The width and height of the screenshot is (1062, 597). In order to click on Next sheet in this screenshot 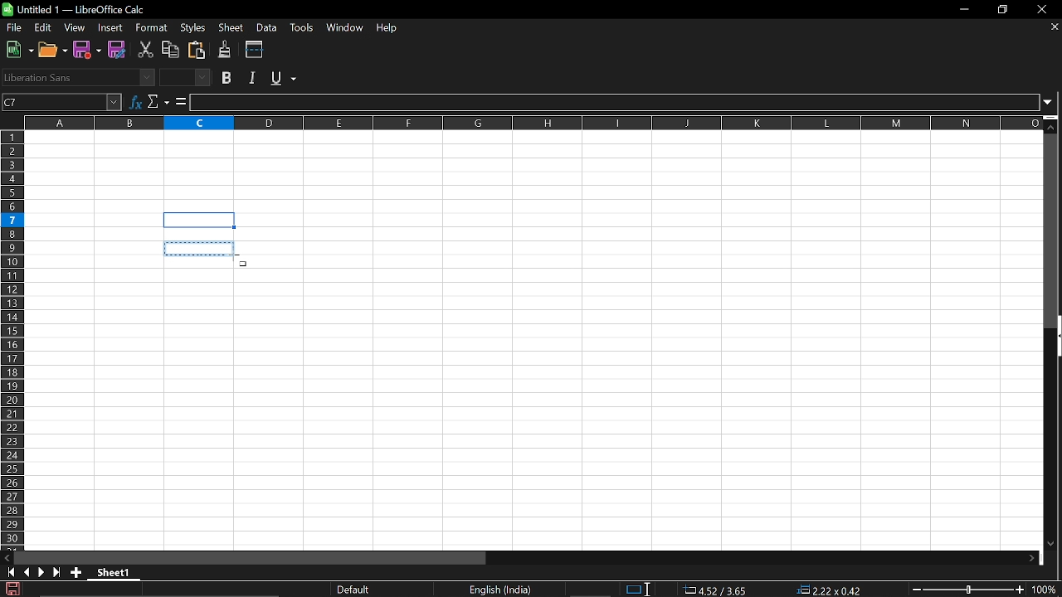, I will do `click(41, 572)`.